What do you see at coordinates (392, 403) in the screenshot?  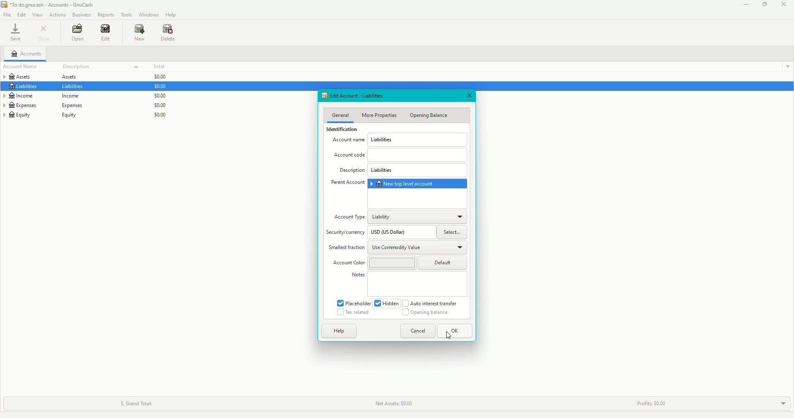 I see `Net Assets` at bounding box center [392, 403].